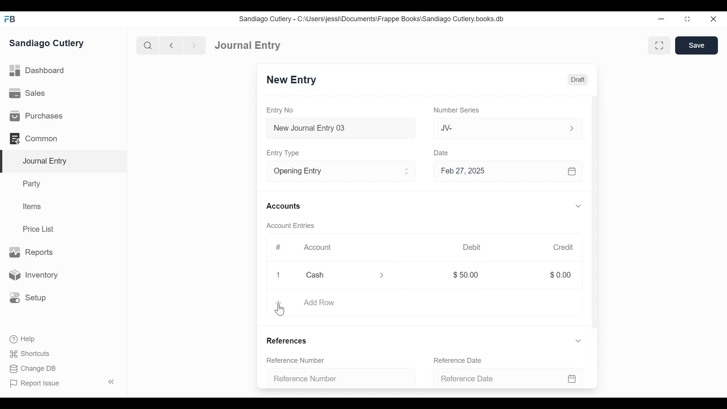 The image size is (727, 409). Describe the element at coordinates (372, 19) in the screenshot. I see `Sandiago Cutlery - C:\Users\jessi\Documents\Frappe Books\Sandiago Cutlery.books.db` at that location.